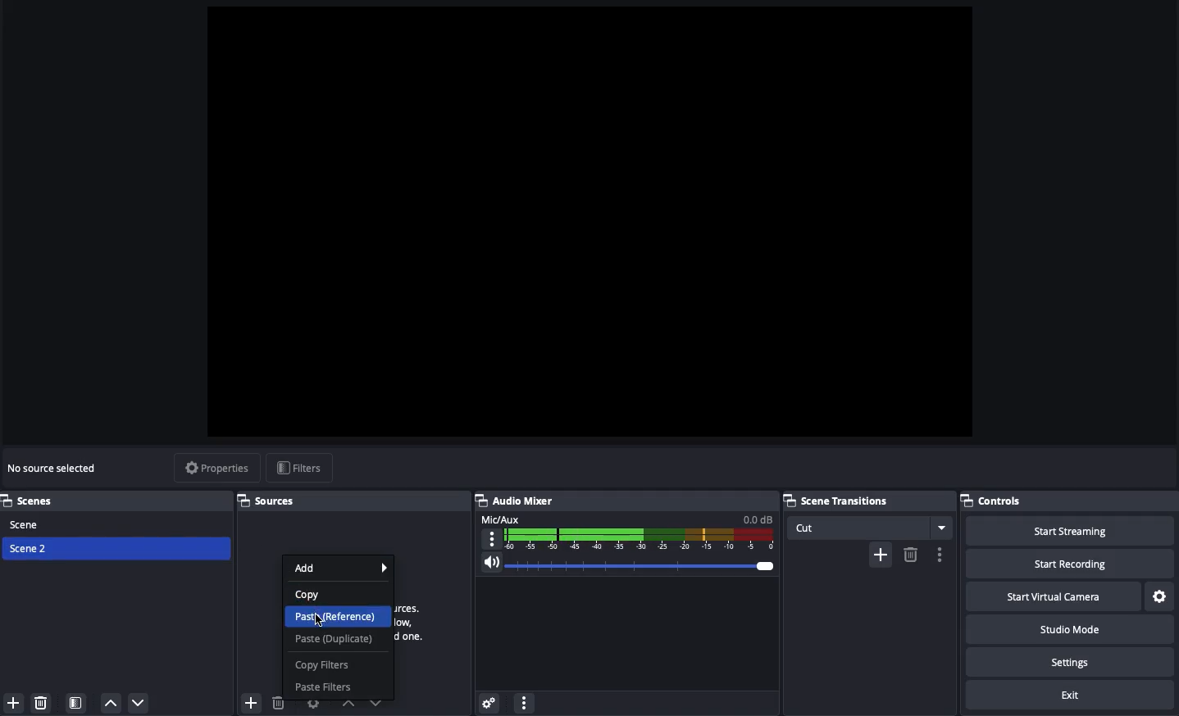  I want to click on No sources selected , so click(58, 469).